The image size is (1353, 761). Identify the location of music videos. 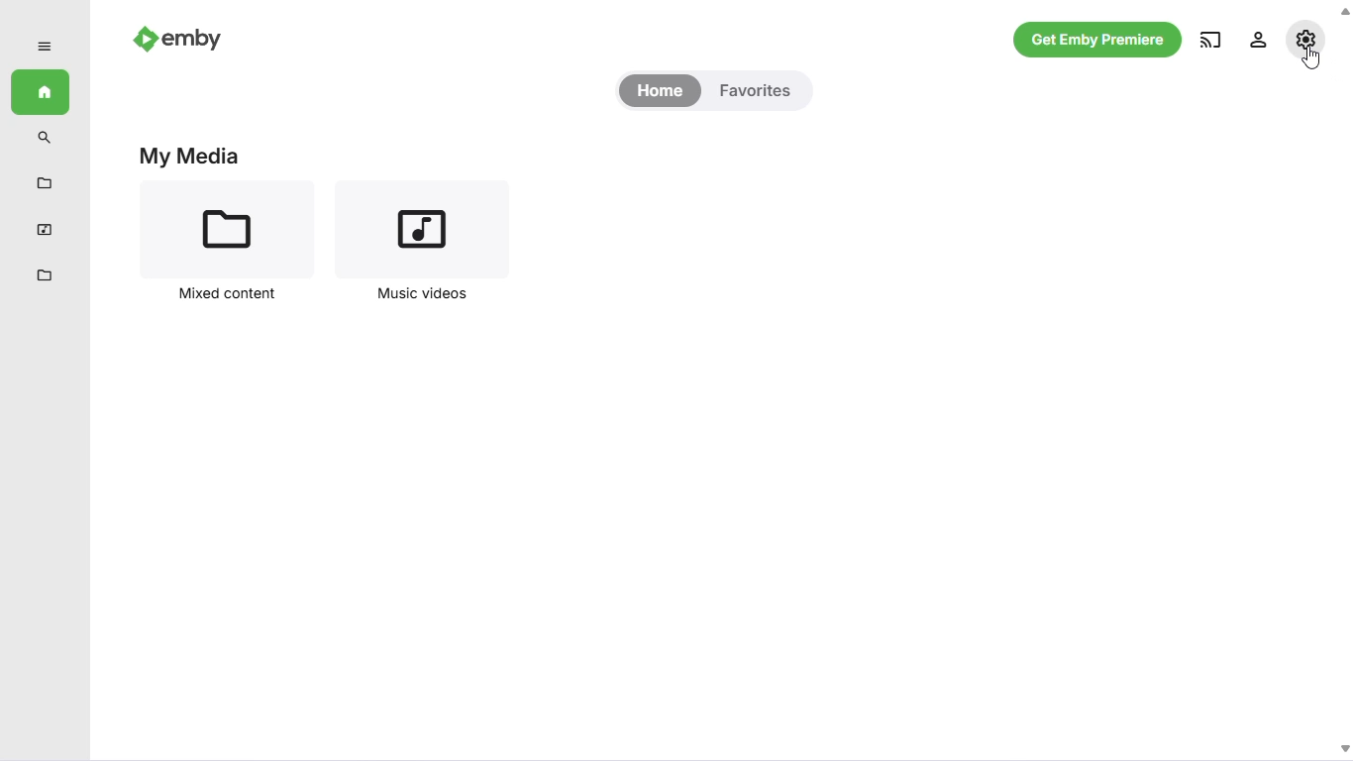
(46, 230).